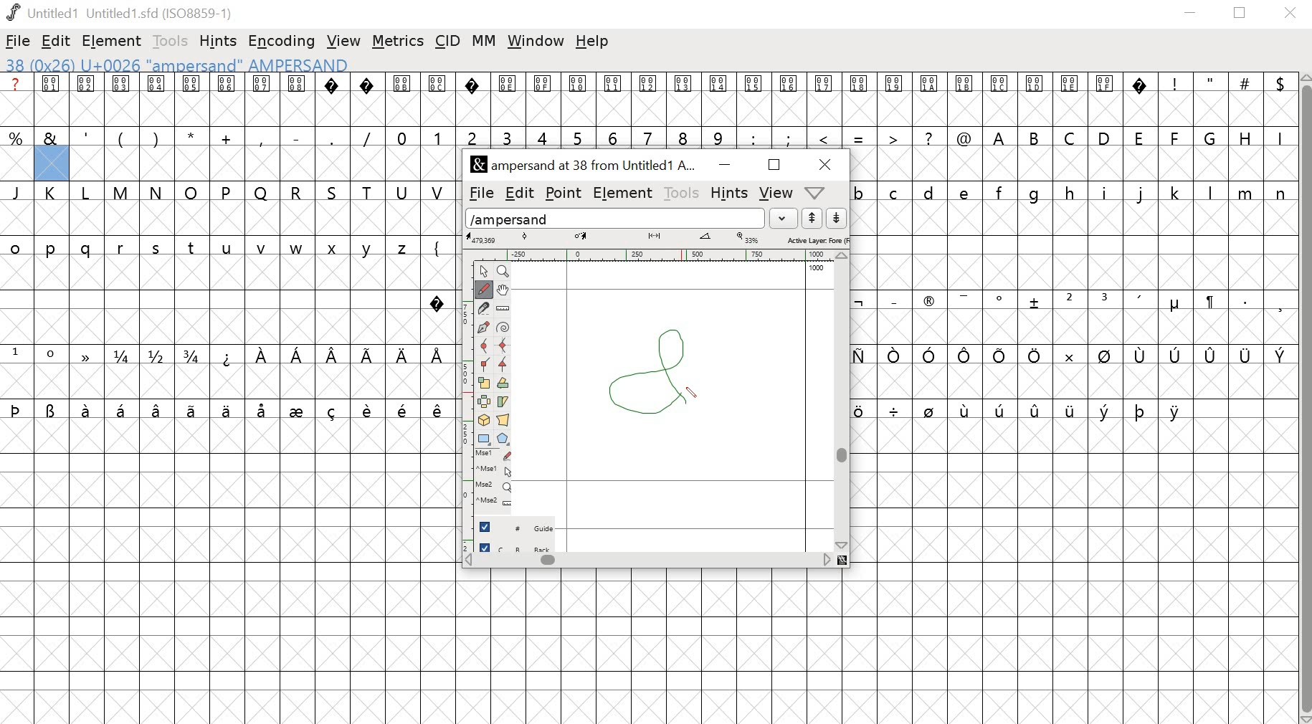 The image size is (1312, 724). What do you see at coordinates (156, 100) in the screenshot?
I see `0004` at bounding box center [156, 100].